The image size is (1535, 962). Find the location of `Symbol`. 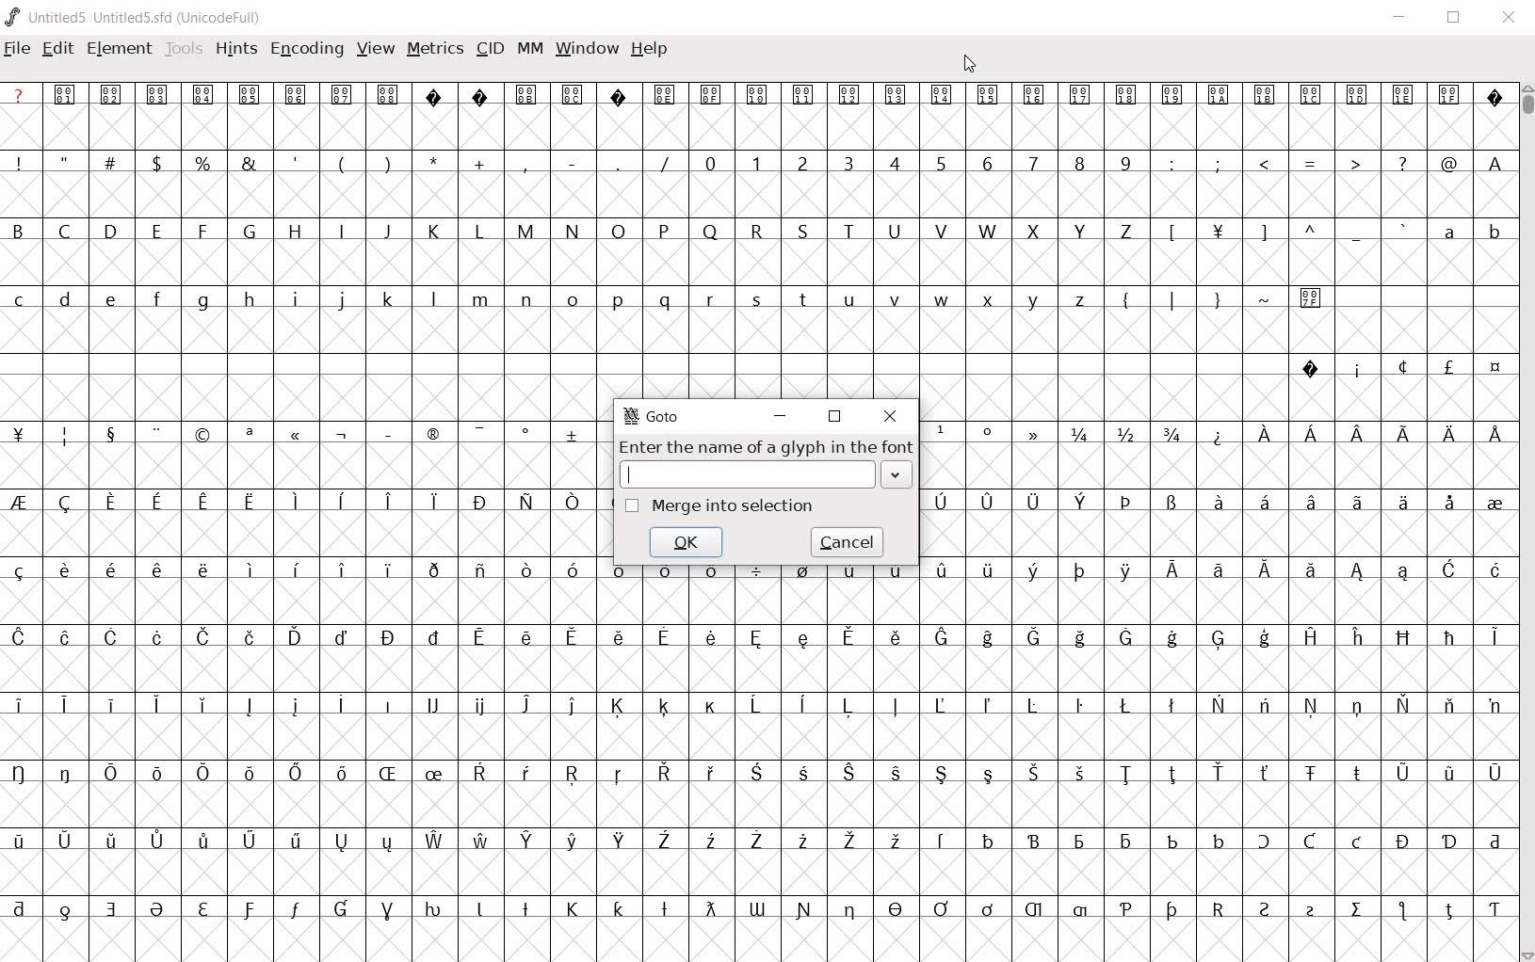

Symbol is located at coordinates (297, 94).